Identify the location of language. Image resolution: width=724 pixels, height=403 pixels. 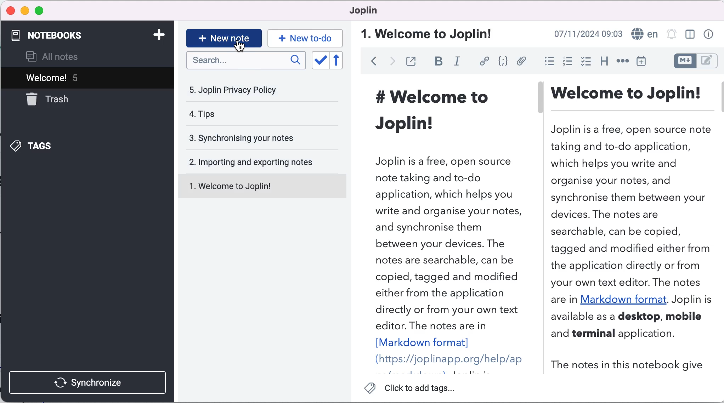
(644, 33).